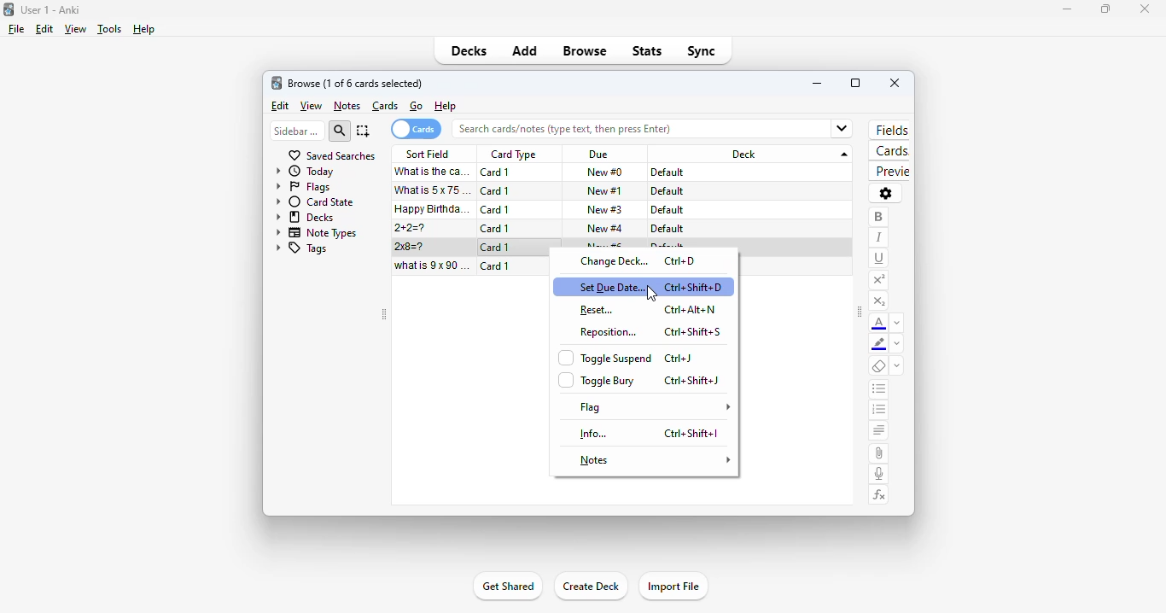 Image resolution: width=1166 pixels, height=613 pixels. What do you see at coordinates (889, 131) in the screenshot?
I see `fields` at bounding box center [889, 131].